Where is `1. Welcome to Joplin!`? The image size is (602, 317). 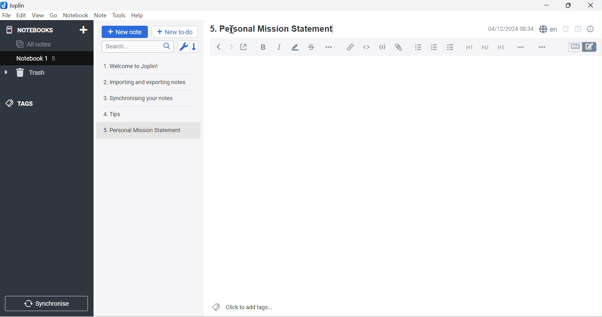 1. Welcome to Joplin! is located at coordinates (133, 66).